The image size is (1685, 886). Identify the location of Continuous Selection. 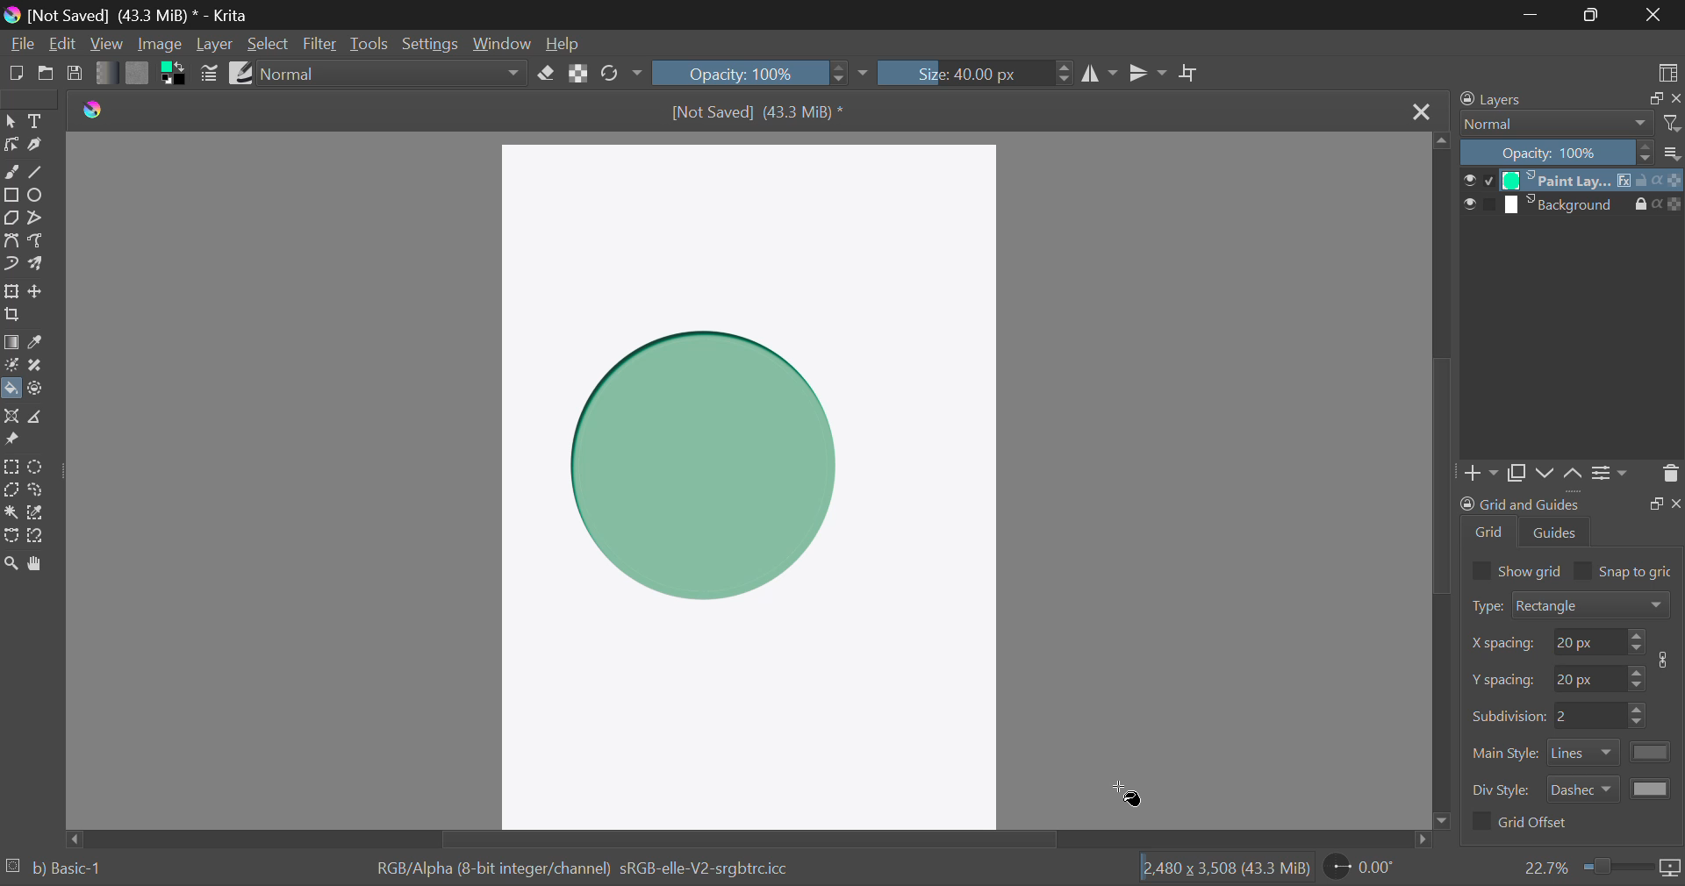
(11, 515).